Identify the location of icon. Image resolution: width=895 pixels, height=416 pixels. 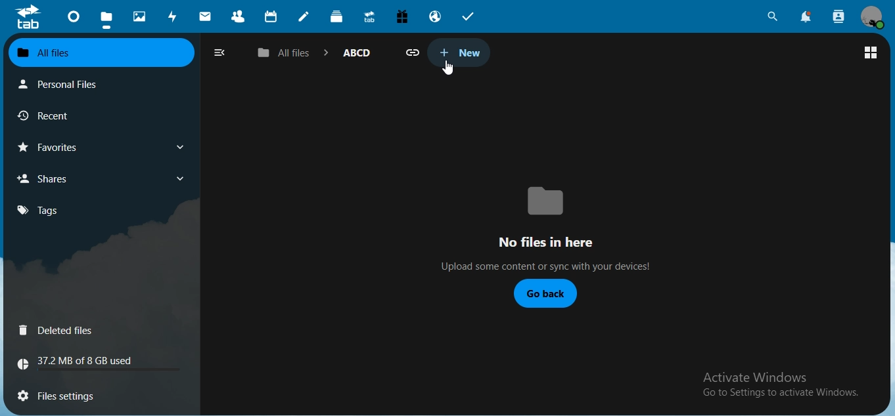
(28, 17).